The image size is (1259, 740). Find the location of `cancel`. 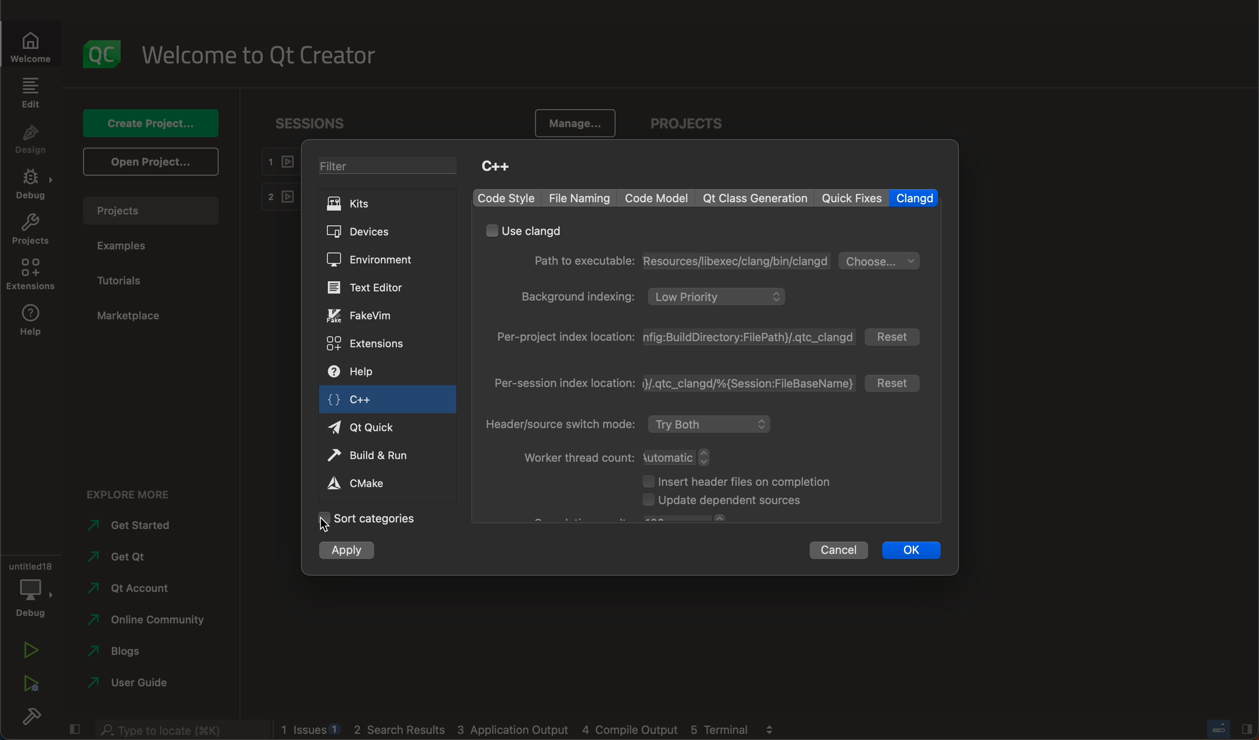

cancel is located at coordinates (838, 549).